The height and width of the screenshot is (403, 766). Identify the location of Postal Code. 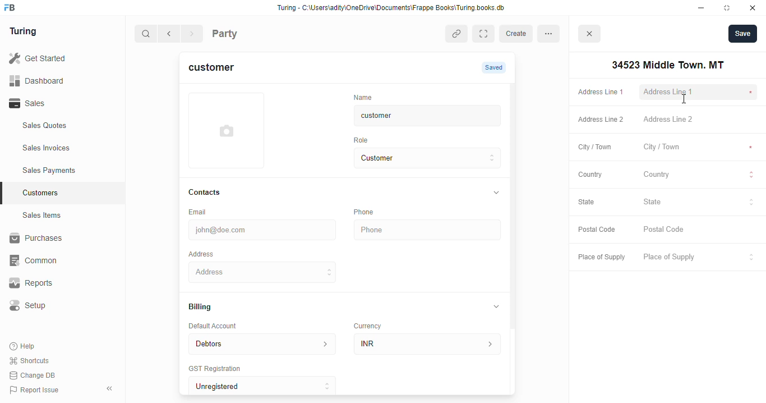
(699, 230).